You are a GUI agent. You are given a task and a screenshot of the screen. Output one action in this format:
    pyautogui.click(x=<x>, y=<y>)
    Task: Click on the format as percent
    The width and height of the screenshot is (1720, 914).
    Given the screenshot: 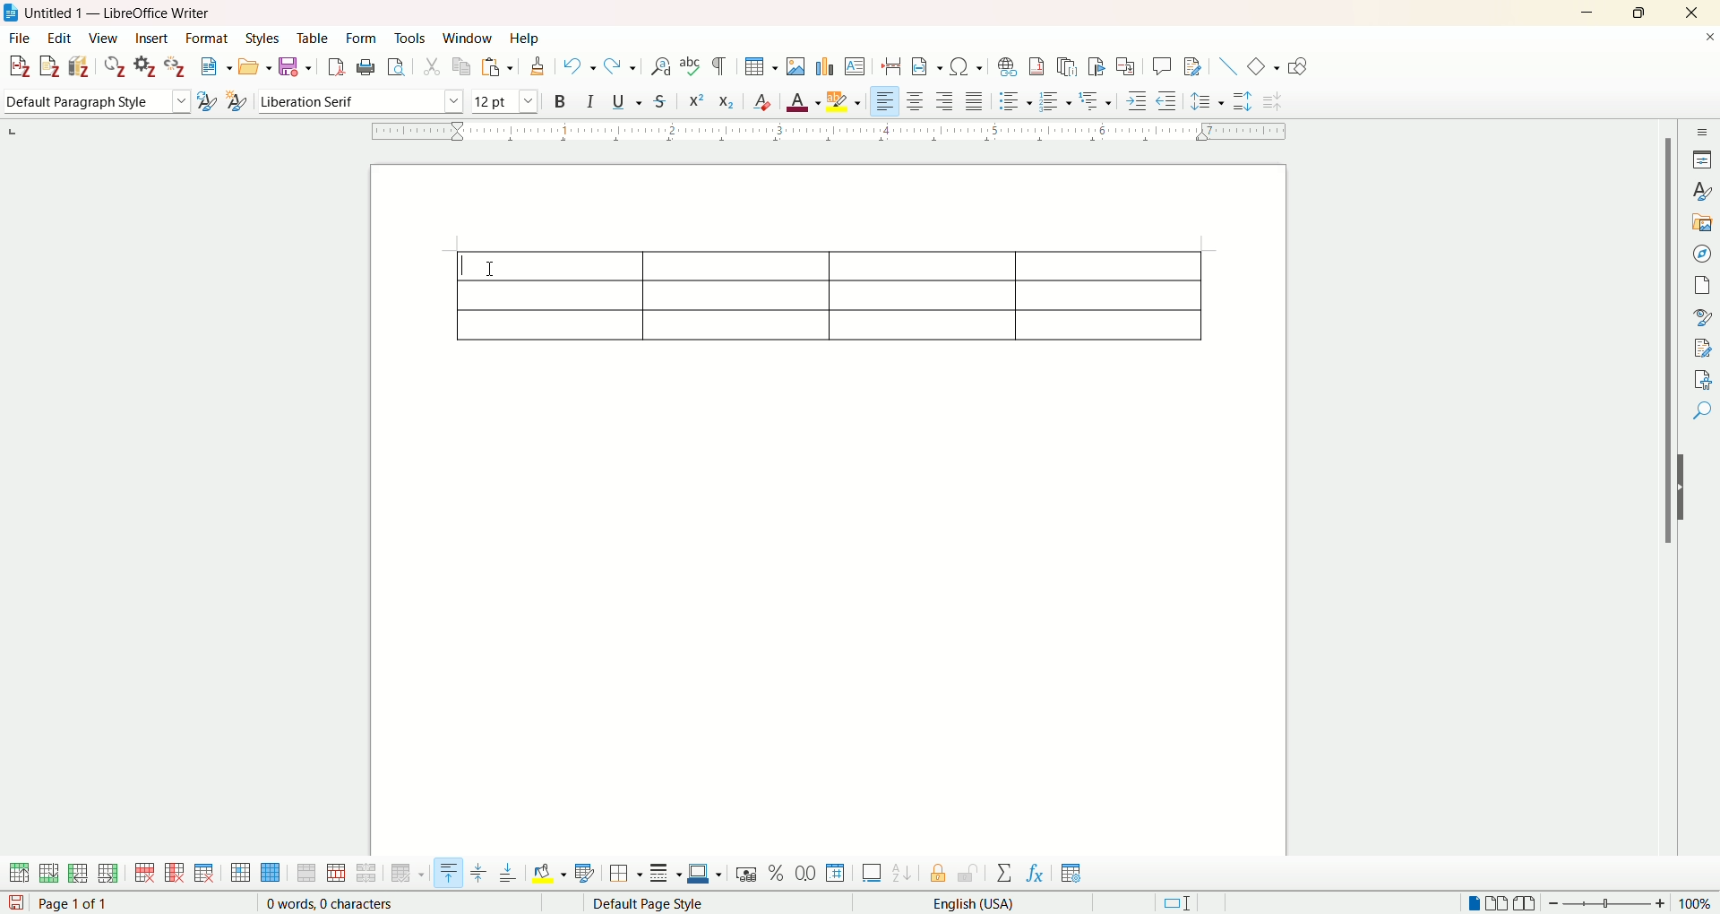 What is the action you would take?
    pyautogui.click(x=776, y=875)
    